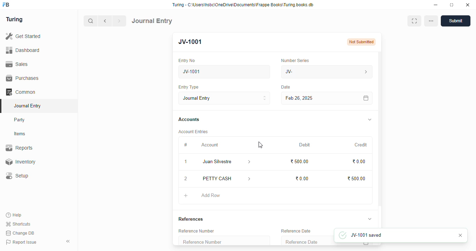 The height and width of the screenshot is (251, 476). What do you see at coordinates (91, 21) in the screenshot?
I see `search` at bounding box center [91, 21].